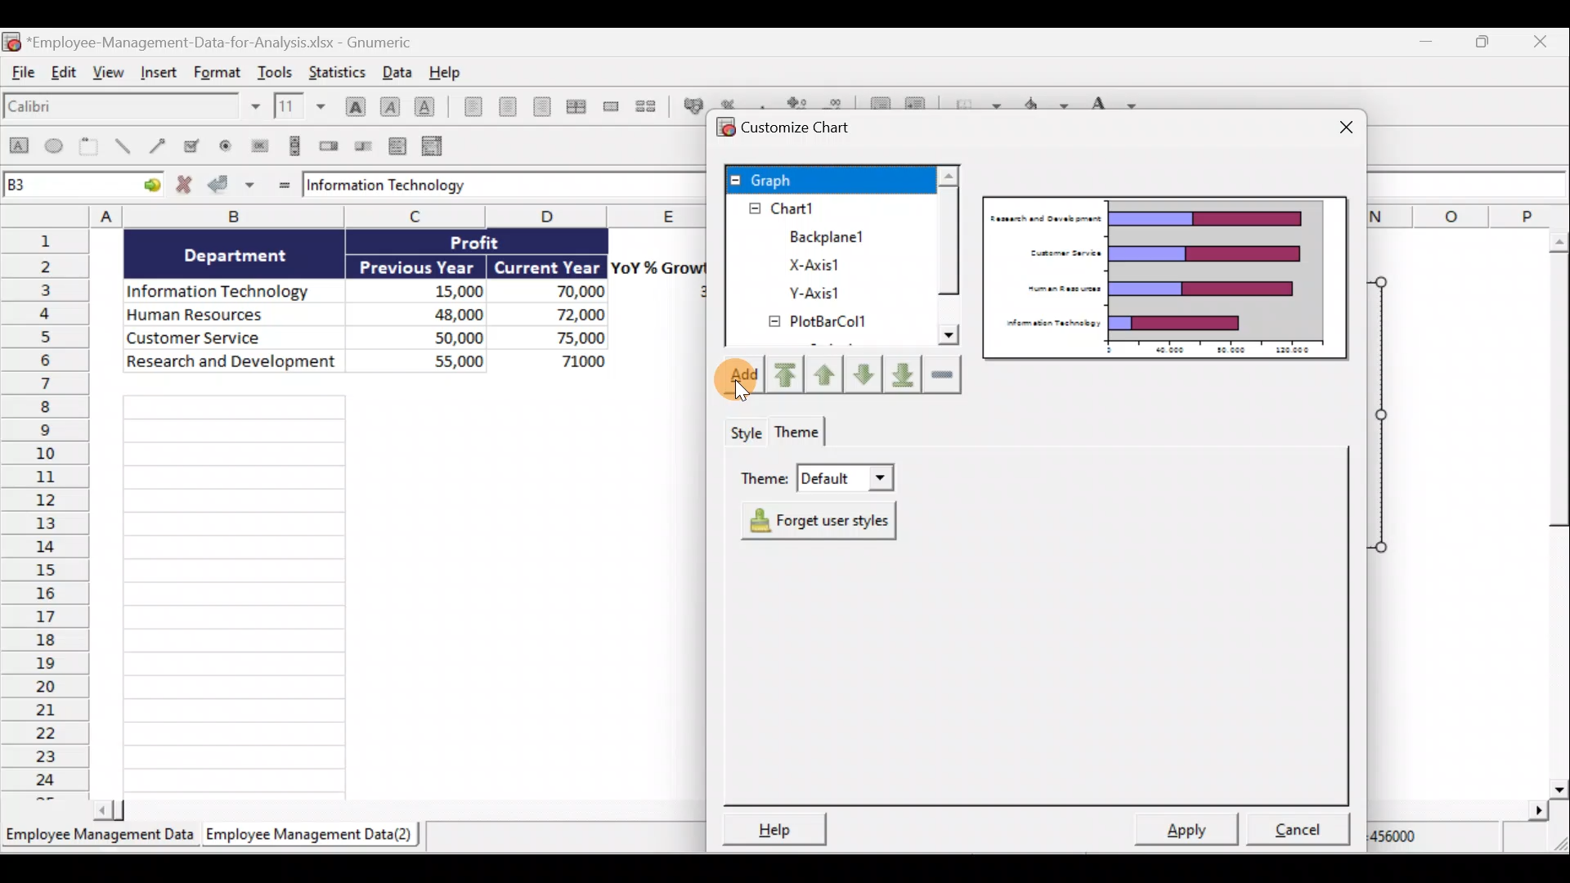 The height and width of the screenshot is (883, 1570). What do you see at coordinates (99, 833) in the screenshot?
I see `Employee Management Data` at bounding box center [99, 833].